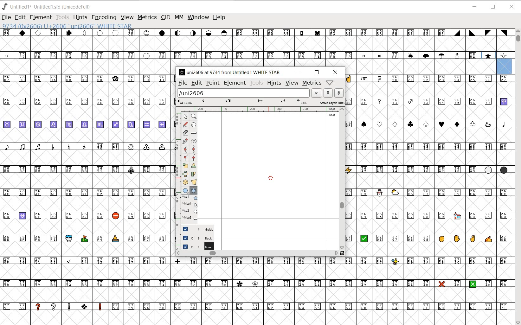 Image resolution: width=521 pixels, height=325 pixels. Describe the element at coordinates (194, 158) in the screenshot. I see `ADD A TANGENT POINT` at that location.